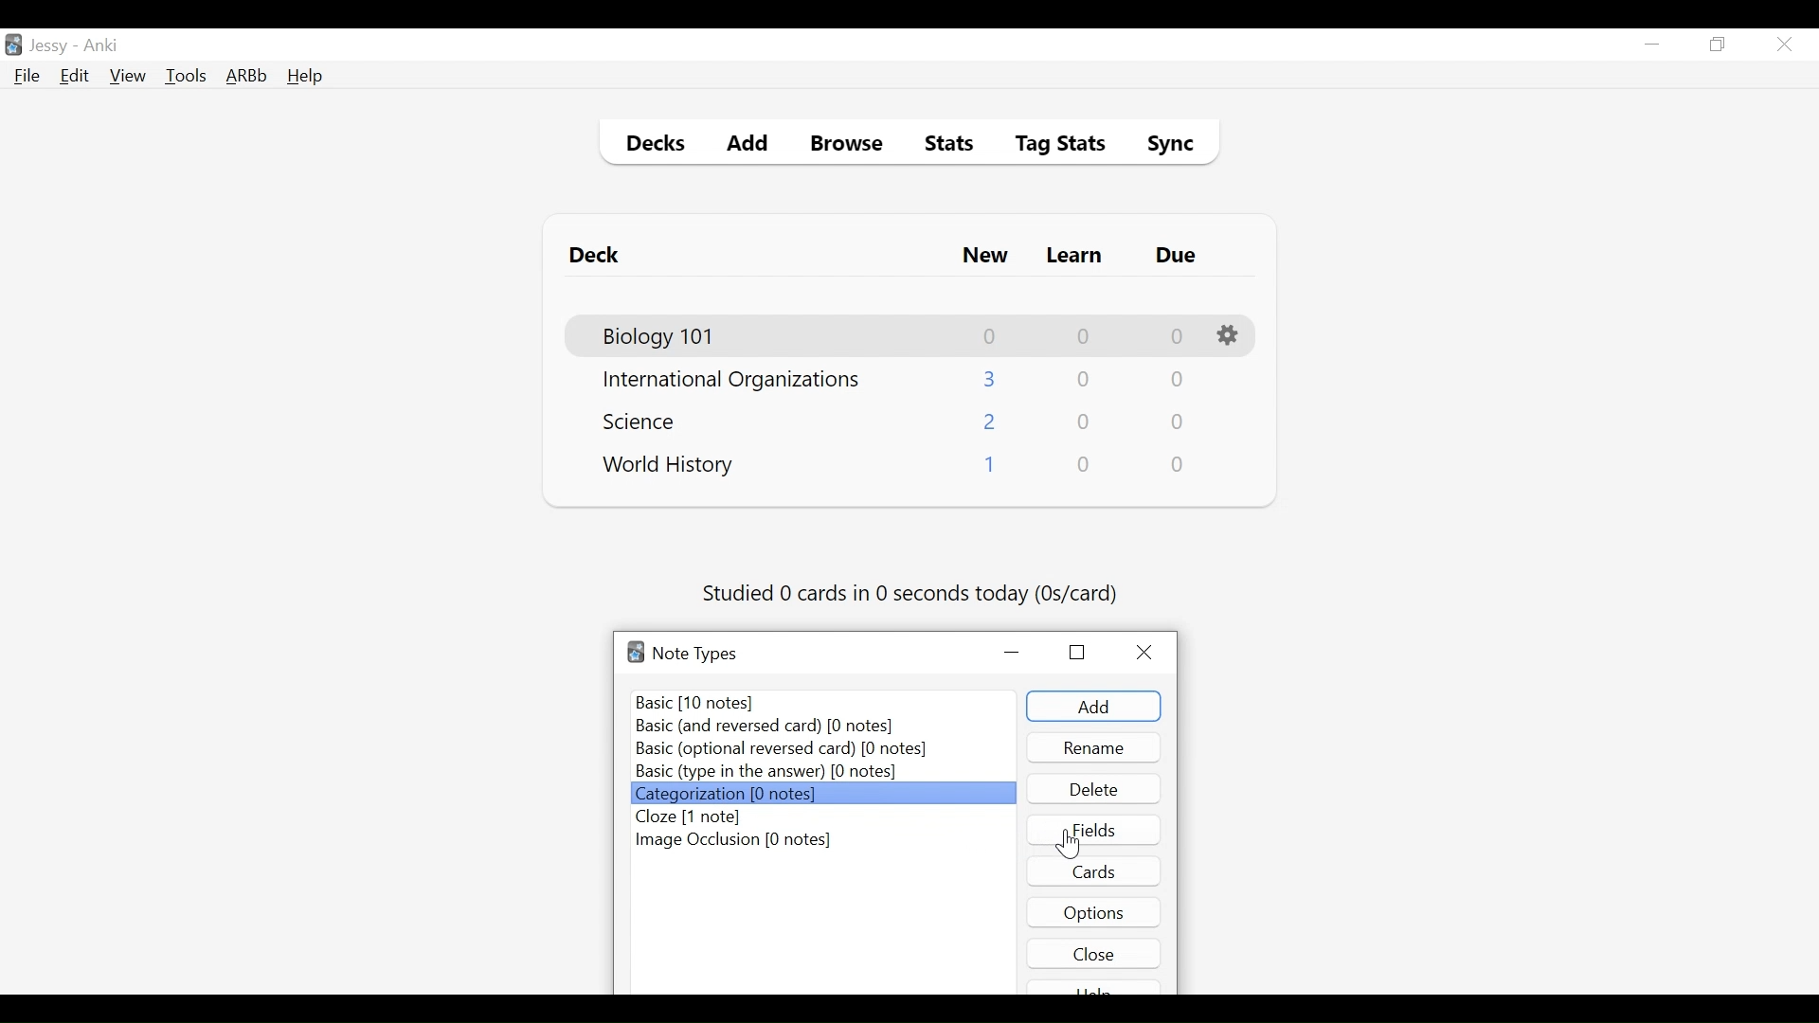 This screenshot has height=1023, width=1819. I want to click on Due Card Count, so click(1180, 465).